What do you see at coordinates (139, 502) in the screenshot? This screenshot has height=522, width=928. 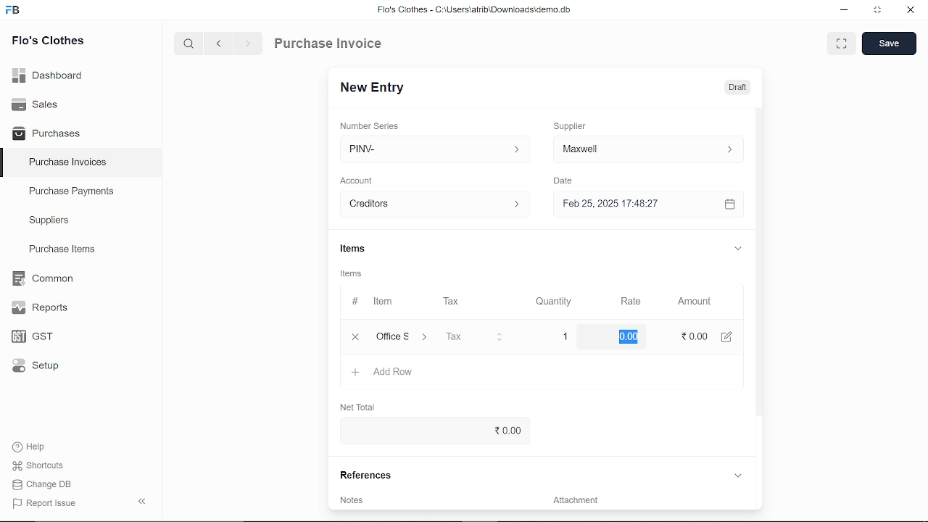 I see `hide` at bounding box center [139, 502].